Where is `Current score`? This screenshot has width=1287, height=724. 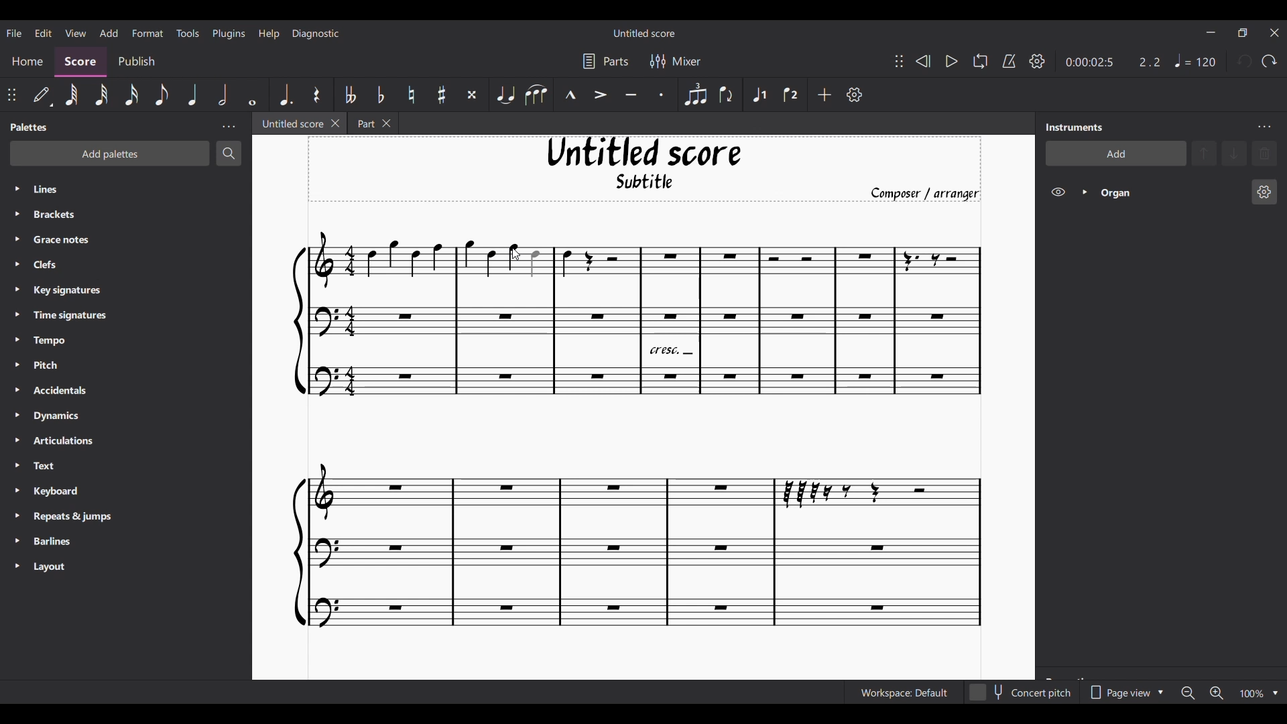
Current score is located at coordinates (637, 432).